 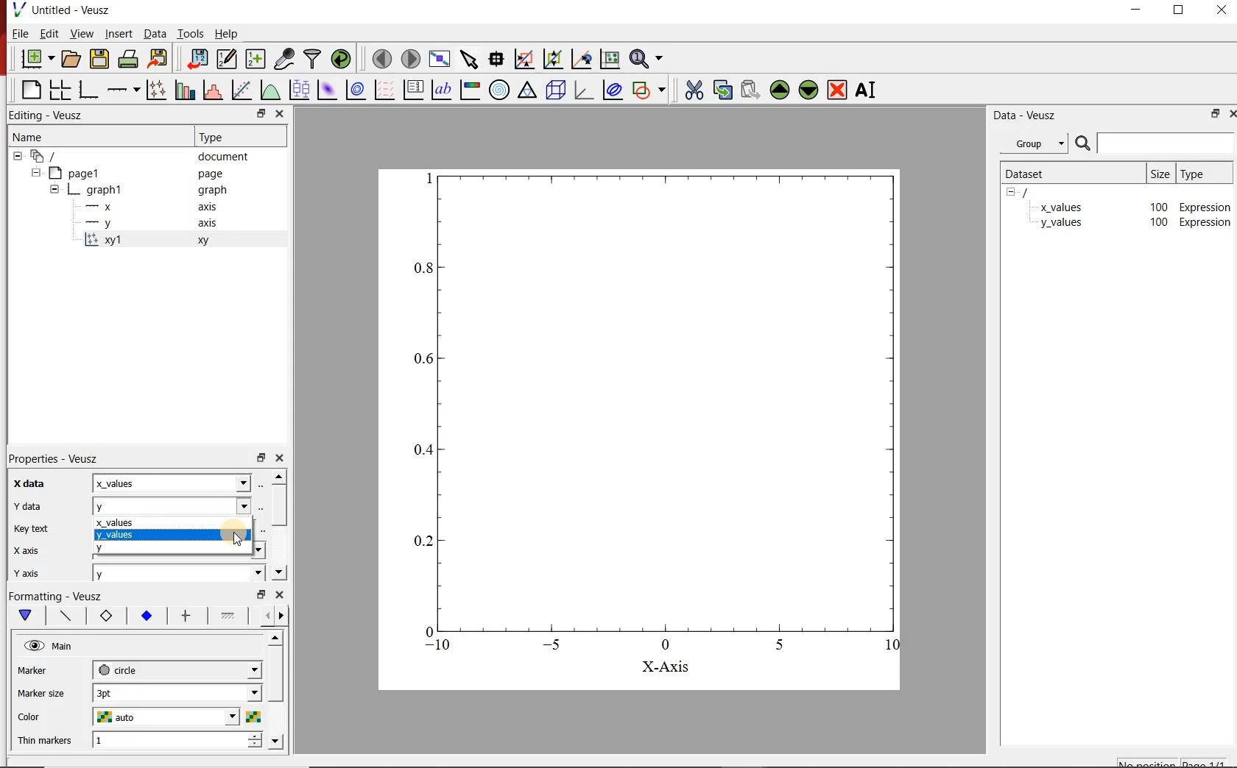 What do you see at coordinates (261, 594) in the screenshot?
I see `restore down` at bounding box center [261, 594].